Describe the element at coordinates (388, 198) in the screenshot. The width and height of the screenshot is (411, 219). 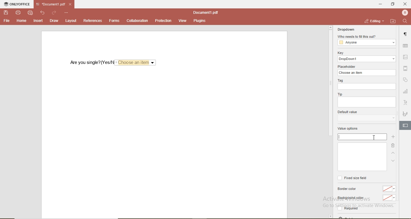
I see `no color` at that location.